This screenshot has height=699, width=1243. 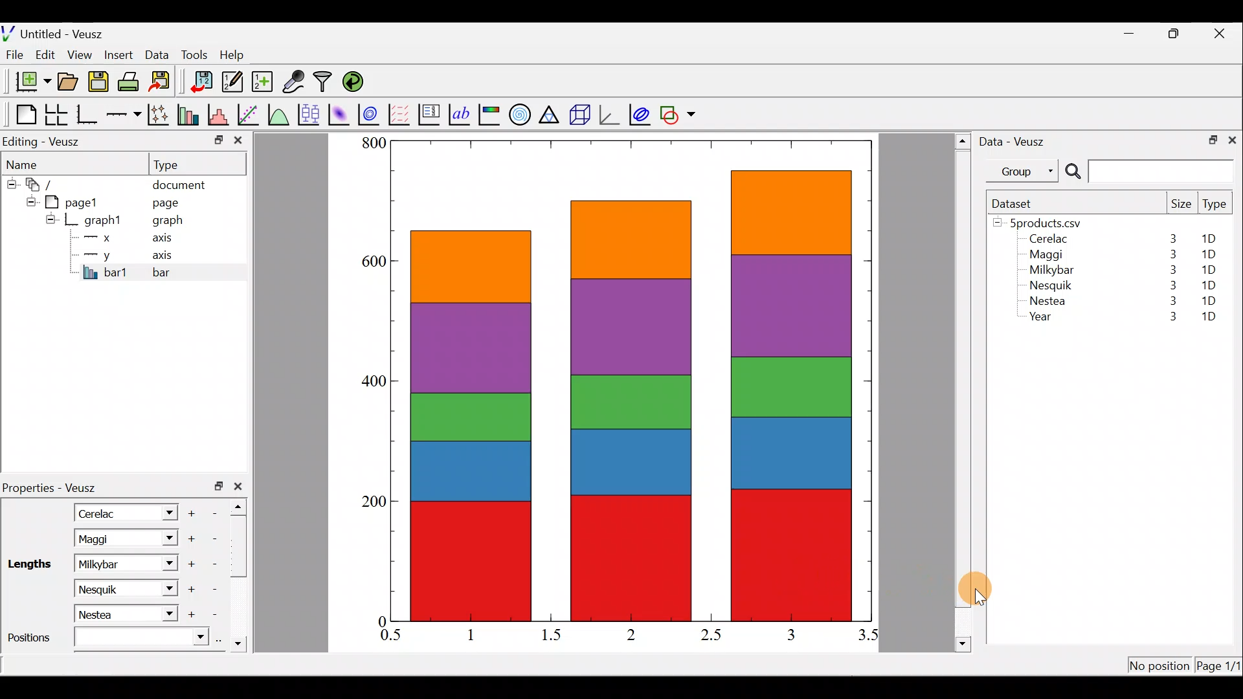 I want to click on Nesquik, so click(x=110, y=588).